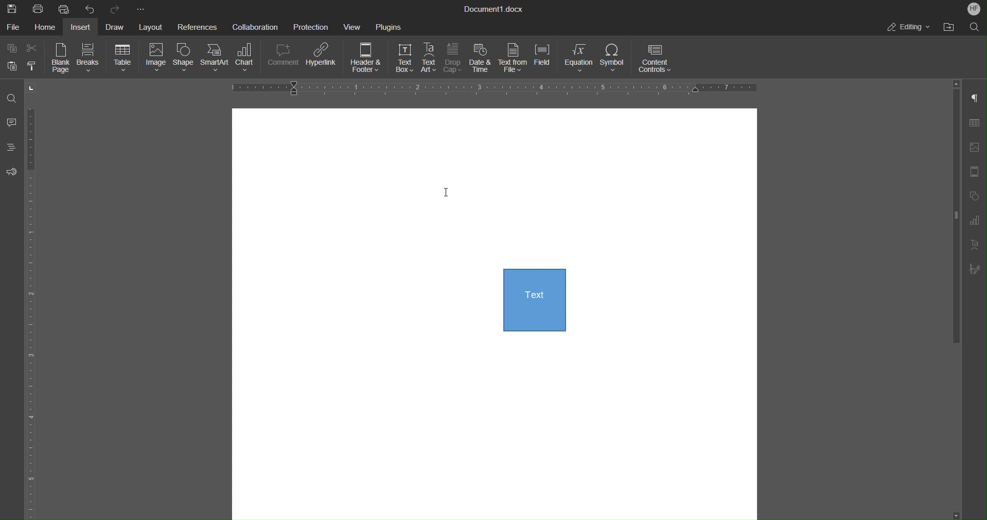 Image resolution: width=987 pixels, height=520 pixels. Describe the element at coordinates (977, 147) in the screenshot. I see `Insert Image` at that location.